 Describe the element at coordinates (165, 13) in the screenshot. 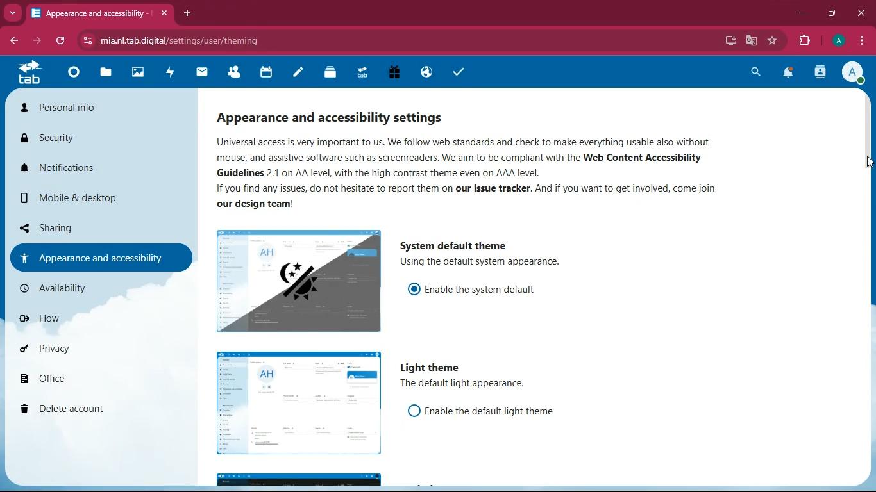

I see `close` at that location.